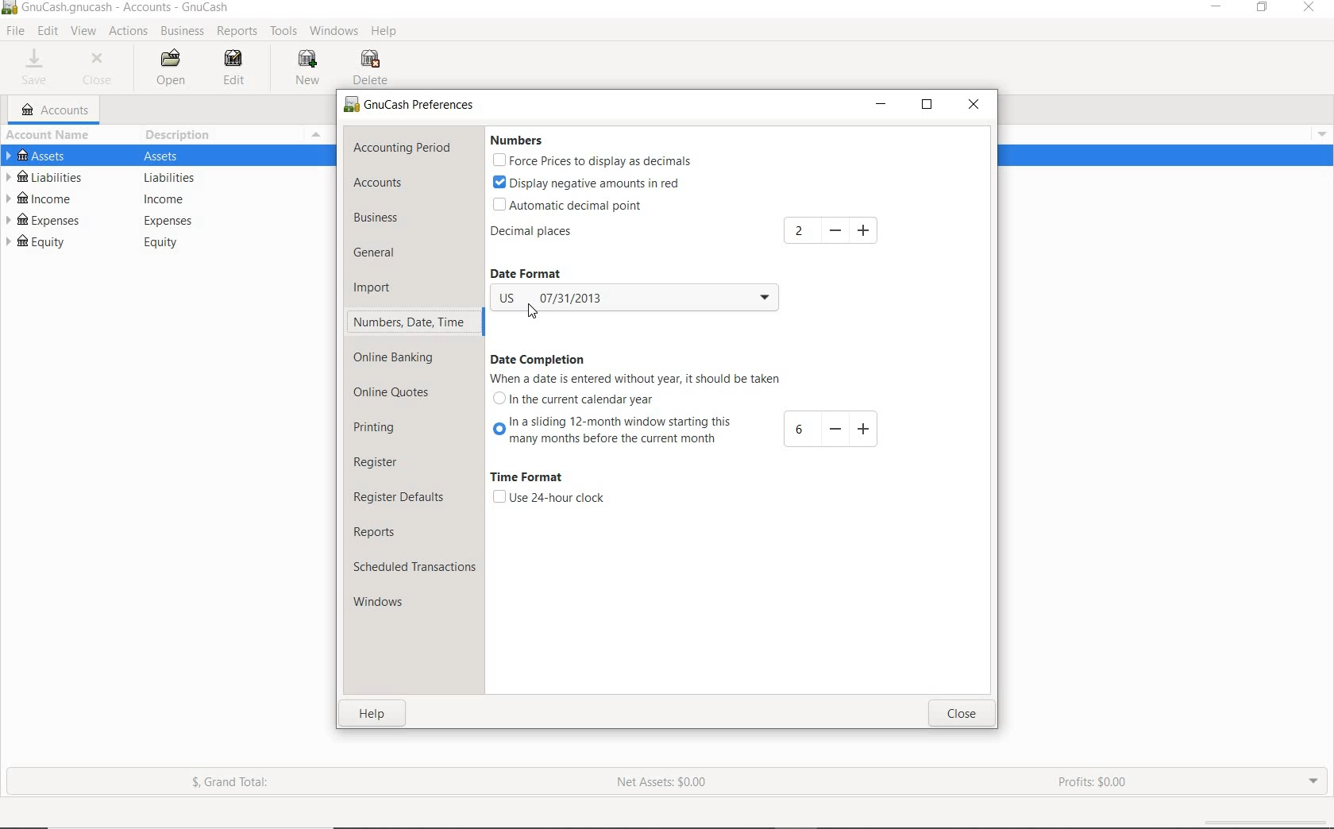 The image size is (1334, 829). What do you see at coordinates (634, 299) in the screenshot?
I see `specify date format` at bounding box center [634, 299].